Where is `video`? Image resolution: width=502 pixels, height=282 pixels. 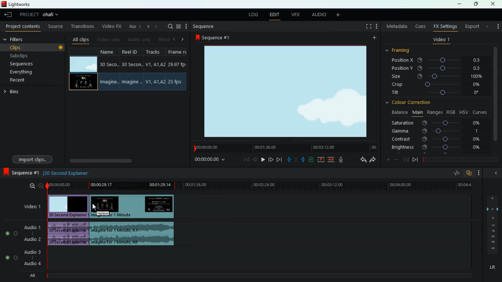 video is located at coordinates (82, 83).